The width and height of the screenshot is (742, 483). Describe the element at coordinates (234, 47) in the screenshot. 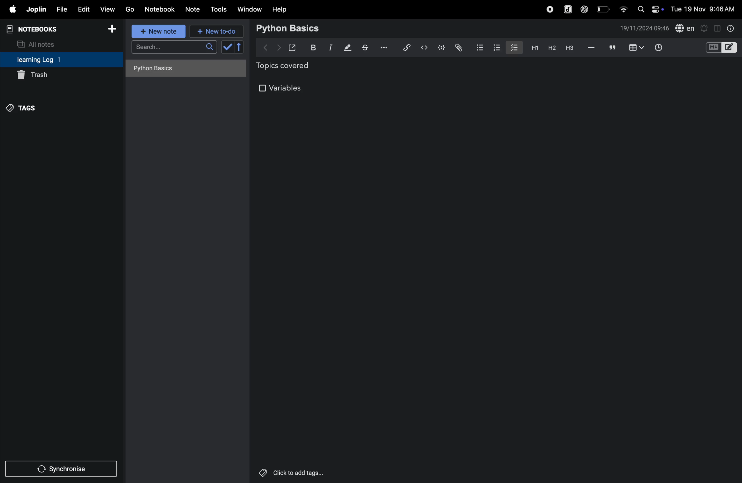

I see `check box` at that location.